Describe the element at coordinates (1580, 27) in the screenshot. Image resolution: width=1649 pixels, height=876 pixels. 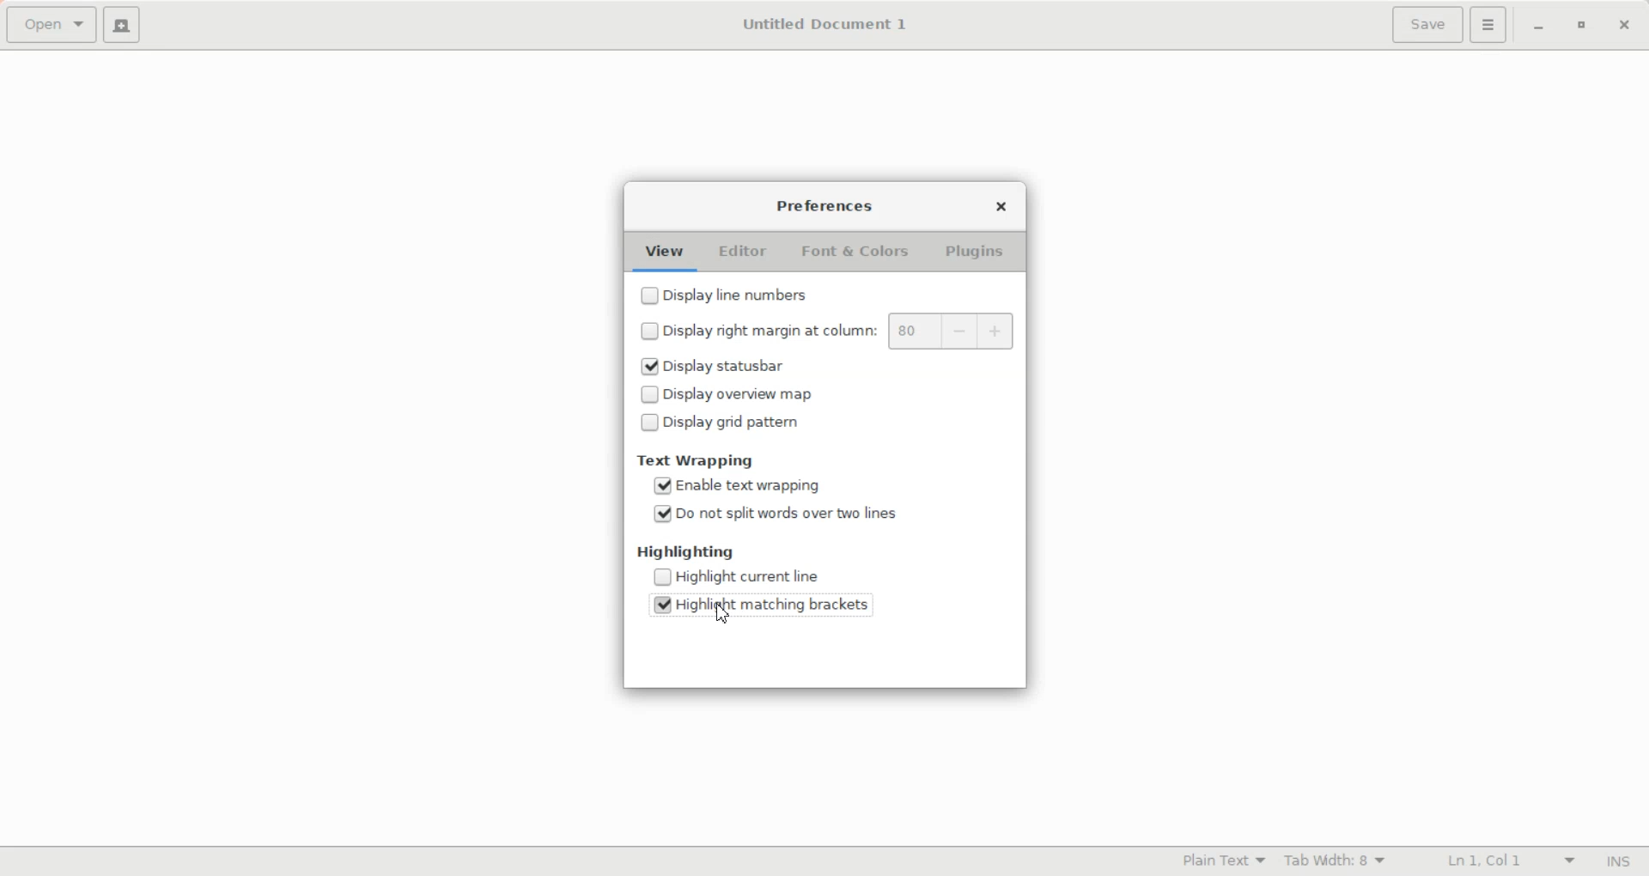
I see `Maximize` at that location.